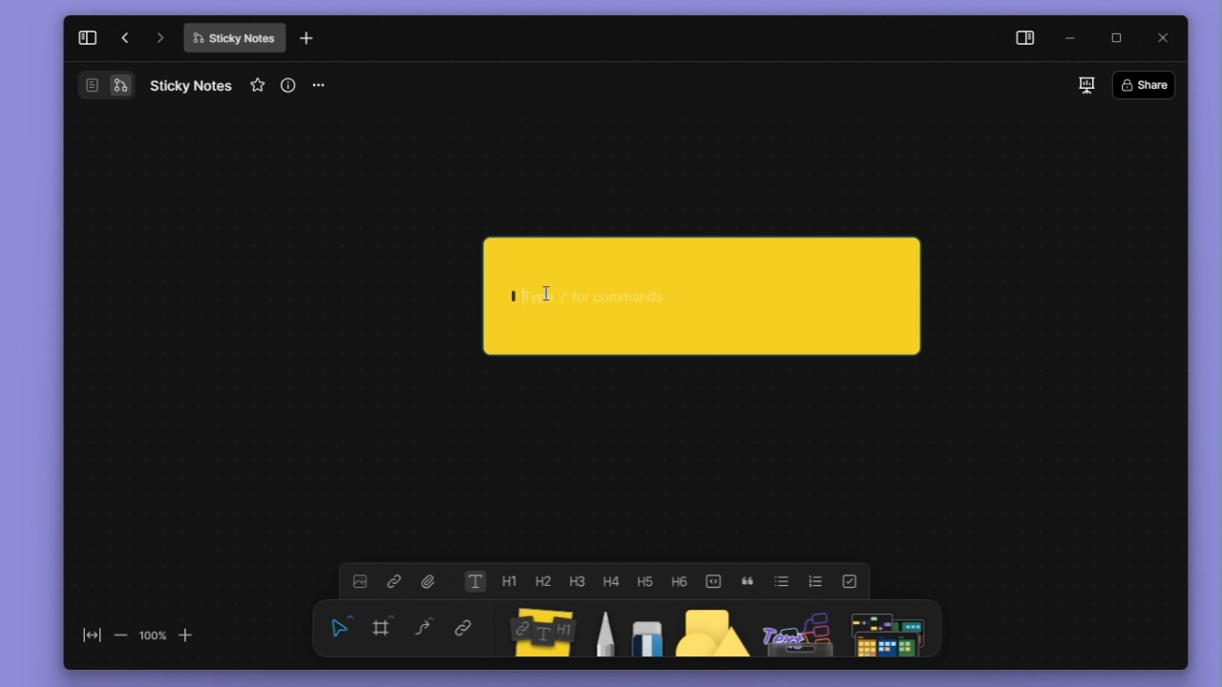 Image resolution: width=1222 pixels, height=687 pixels. What do you see at coordinates (431, 583) in the screenshot?
I see `attachment` at bounding box center [431, 583].